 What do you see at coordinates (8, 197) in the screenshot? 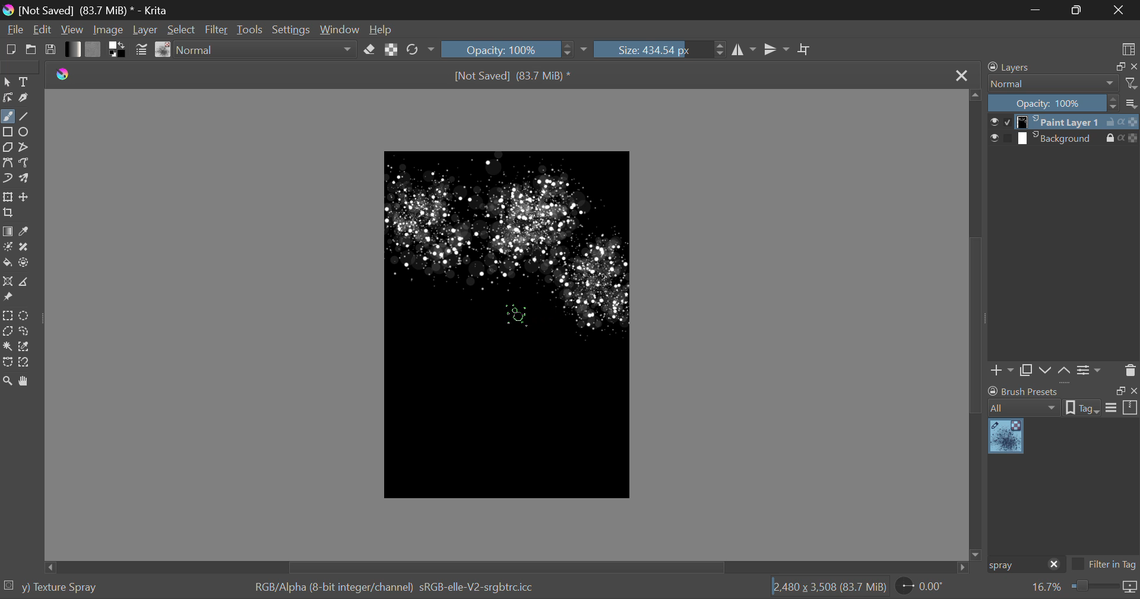
I see `Transform Layer` at bounding box center [8, 197].